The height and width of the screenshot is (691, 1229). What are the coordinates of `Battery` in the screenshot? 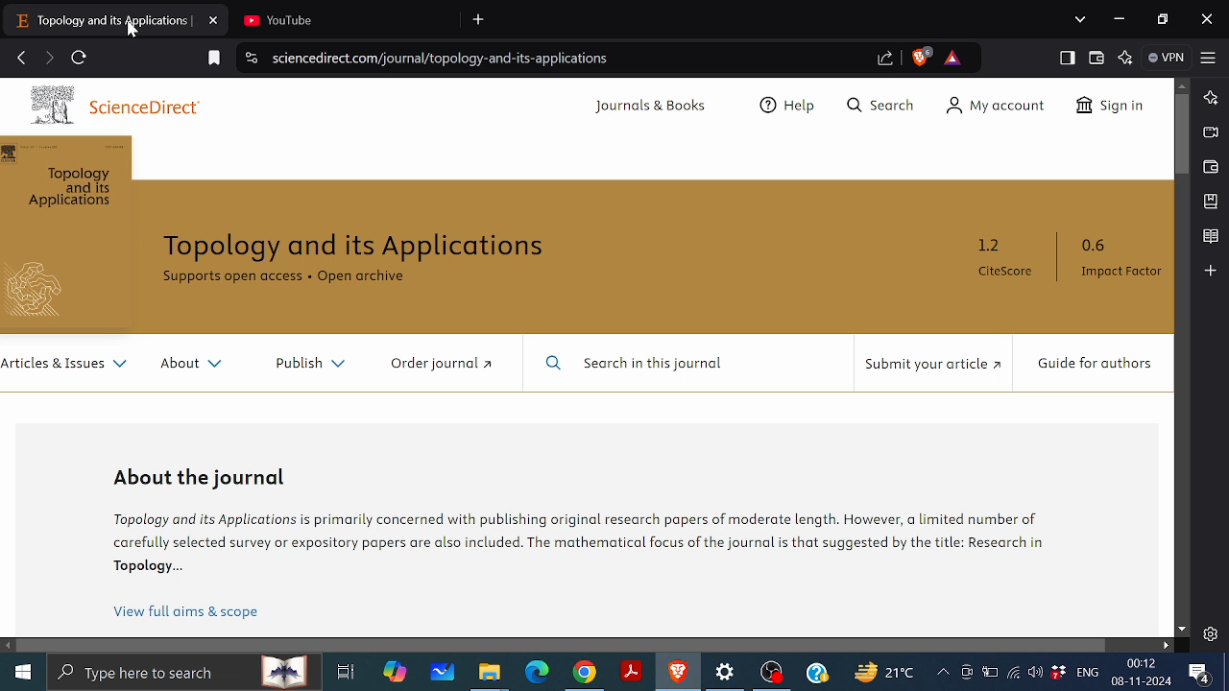 It's located at (990, 671).